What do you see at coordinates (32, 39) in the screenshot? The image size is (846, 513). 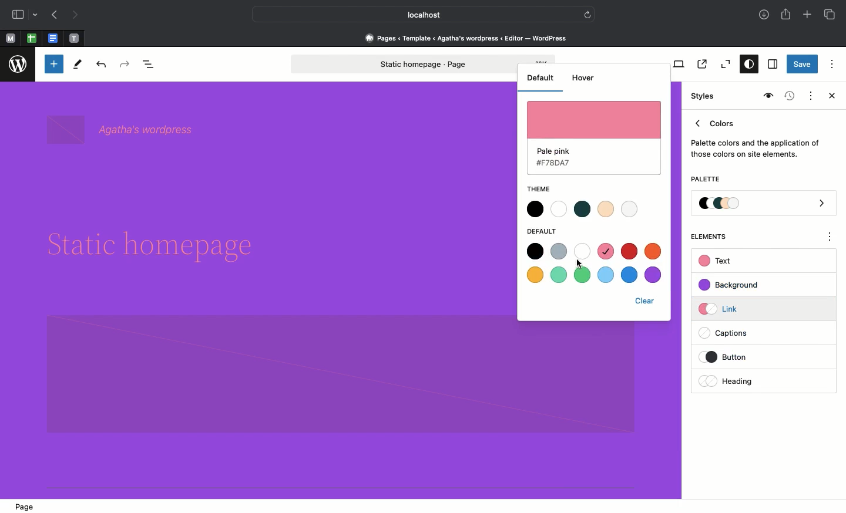 I see `Pinned tab` at bounding box center [32, 39].